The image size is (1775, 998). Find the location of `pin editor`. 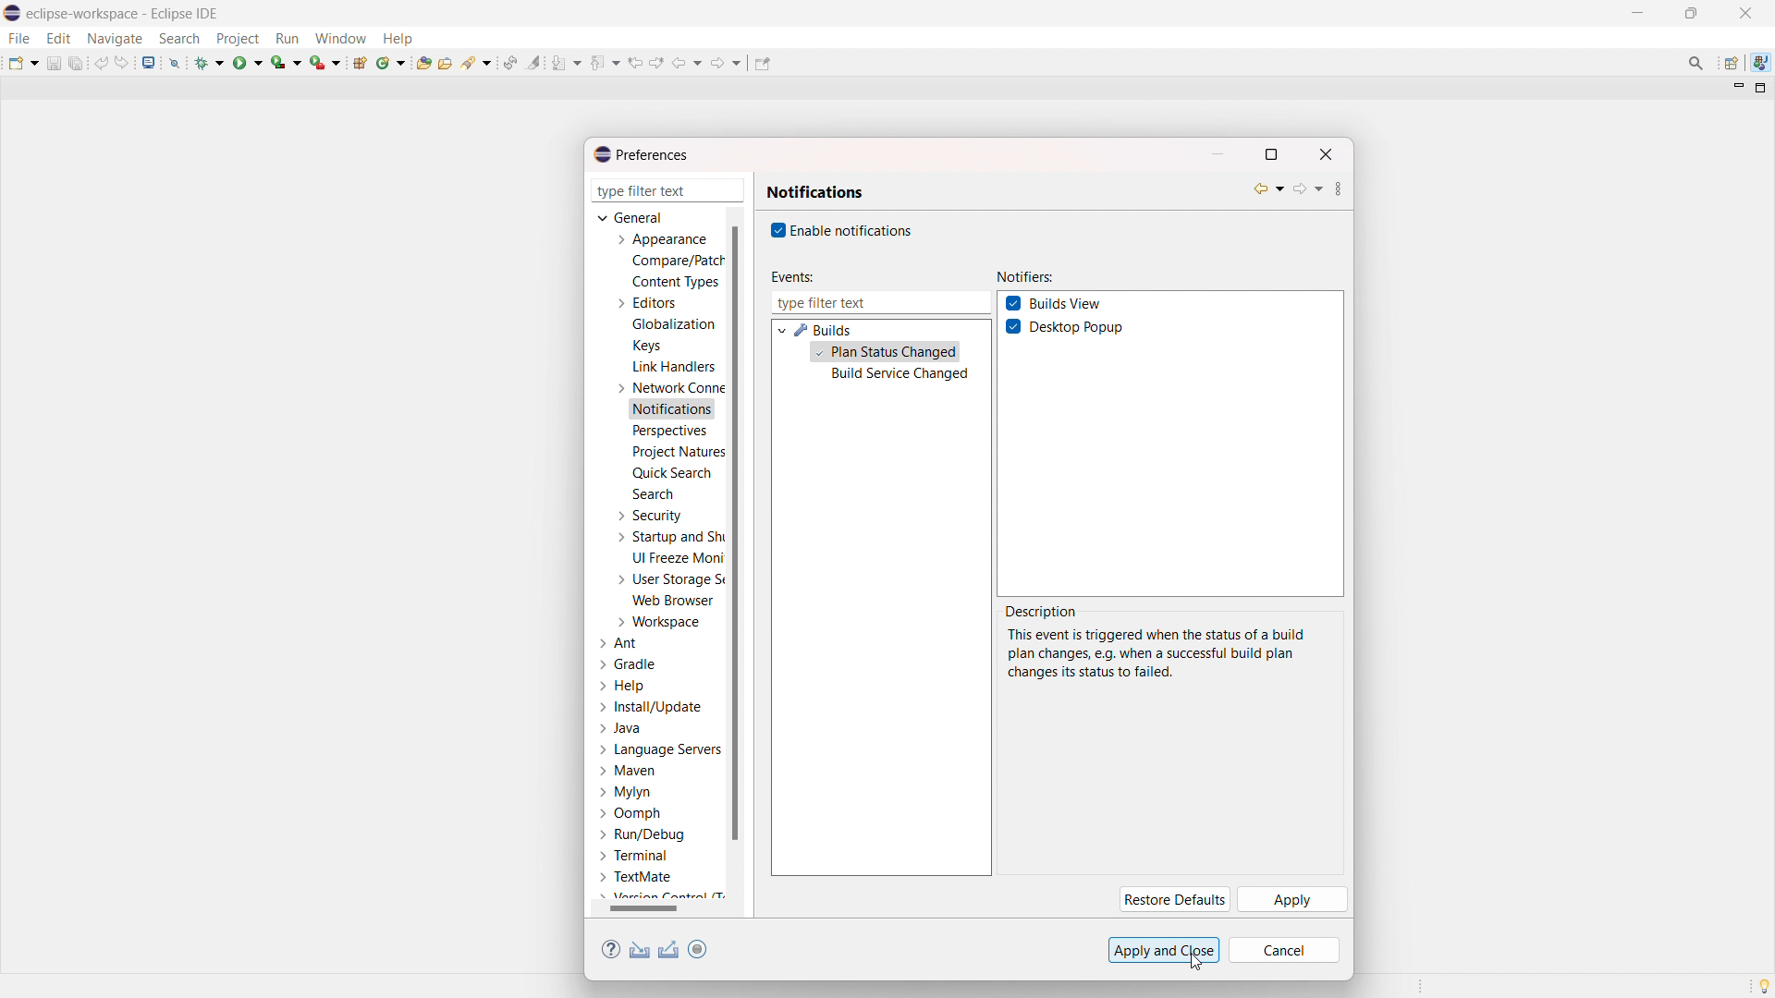

pin editor is located at coordinates (762, 64).